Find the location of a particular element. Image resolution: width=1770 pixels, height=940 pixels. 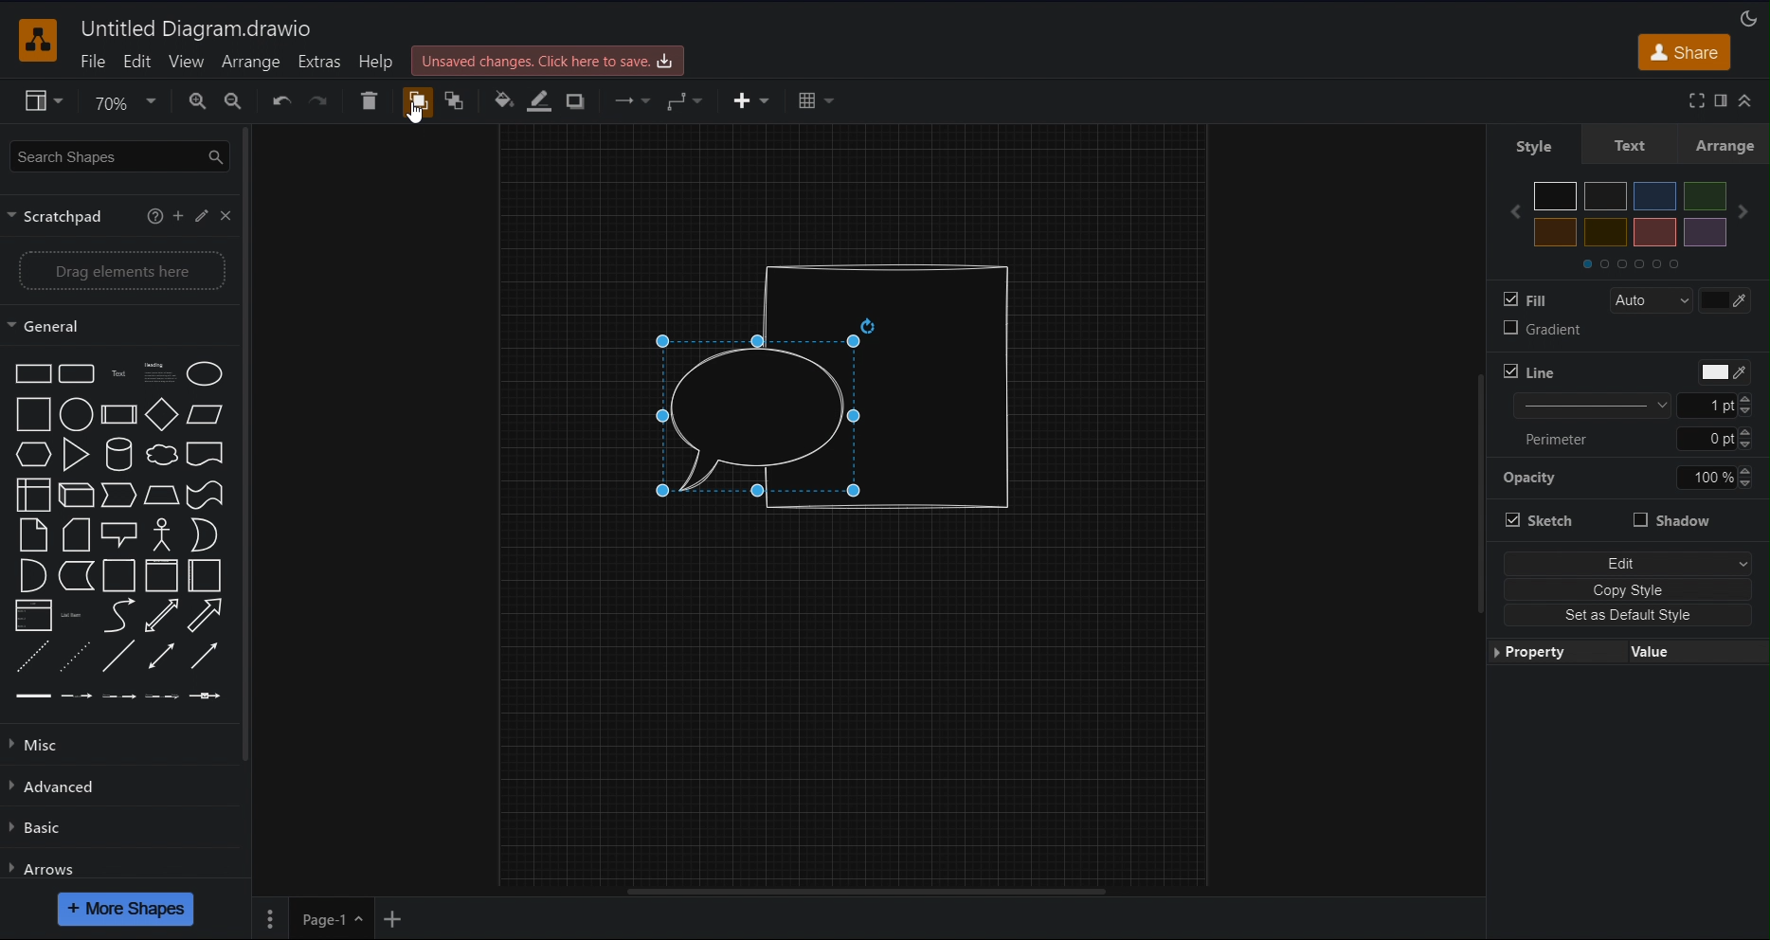

List item is located at coordinates (75, 616).